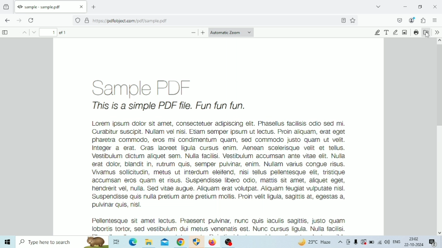 This screenshot has height=248, width=442. I want to click on Speakers, so click(387, 242).